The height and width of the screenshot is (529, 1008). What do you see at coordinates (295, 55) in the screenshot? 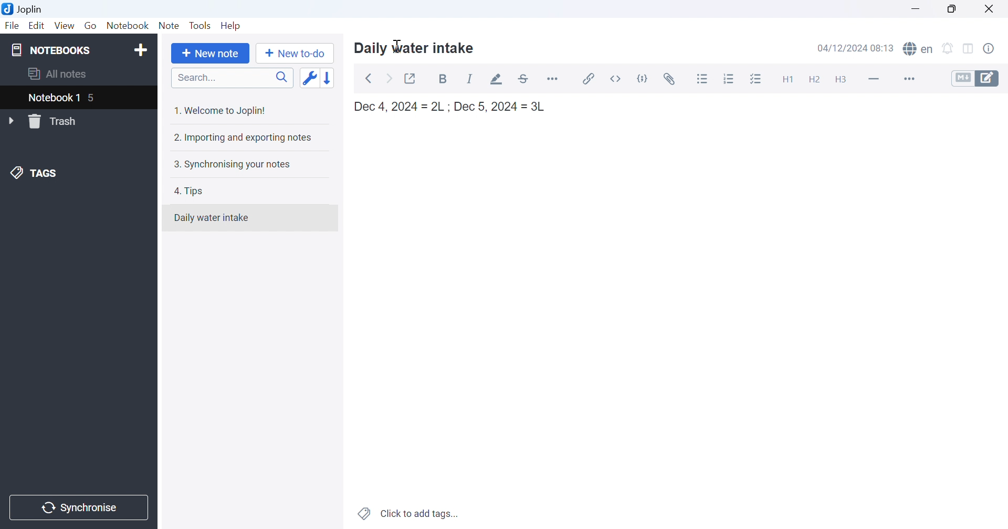
I see `New to-do` at bounding box center [295, 55].